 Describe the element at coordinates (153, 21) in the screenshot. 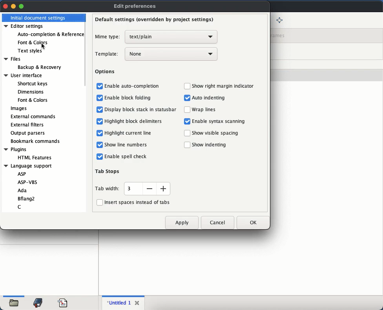

I see `default settings` at that location.